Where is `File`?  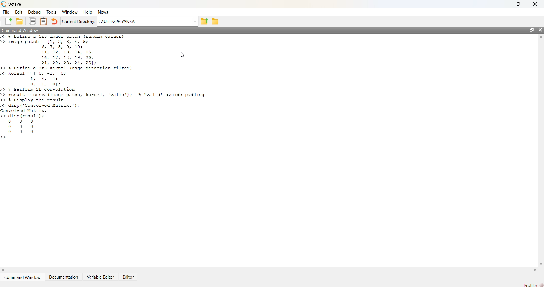
File is located at coordinates (7, 12).